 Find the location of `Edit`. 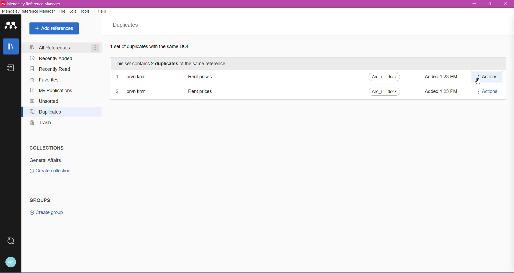

Edit is located at coordinates (73, 11).